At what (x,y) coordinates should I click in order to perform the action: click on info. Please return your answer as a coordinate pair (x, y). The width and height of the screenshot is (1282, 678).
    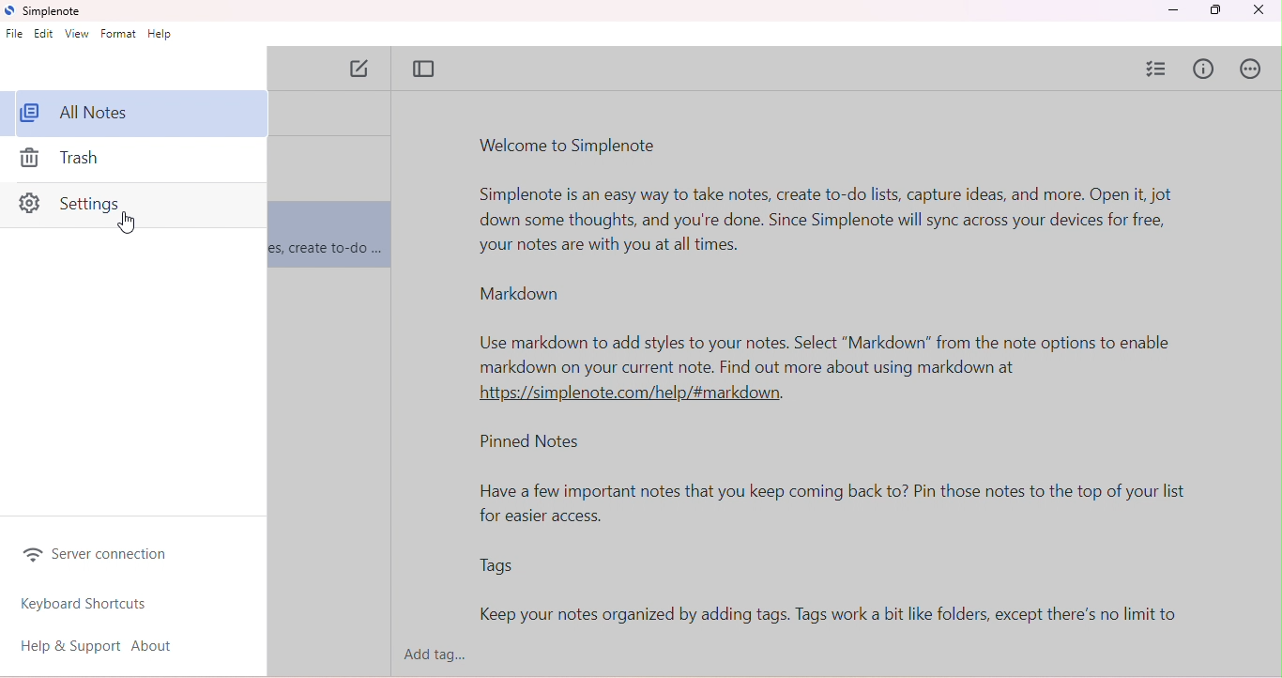
    Looking at the image, I should click on (1205, 70).